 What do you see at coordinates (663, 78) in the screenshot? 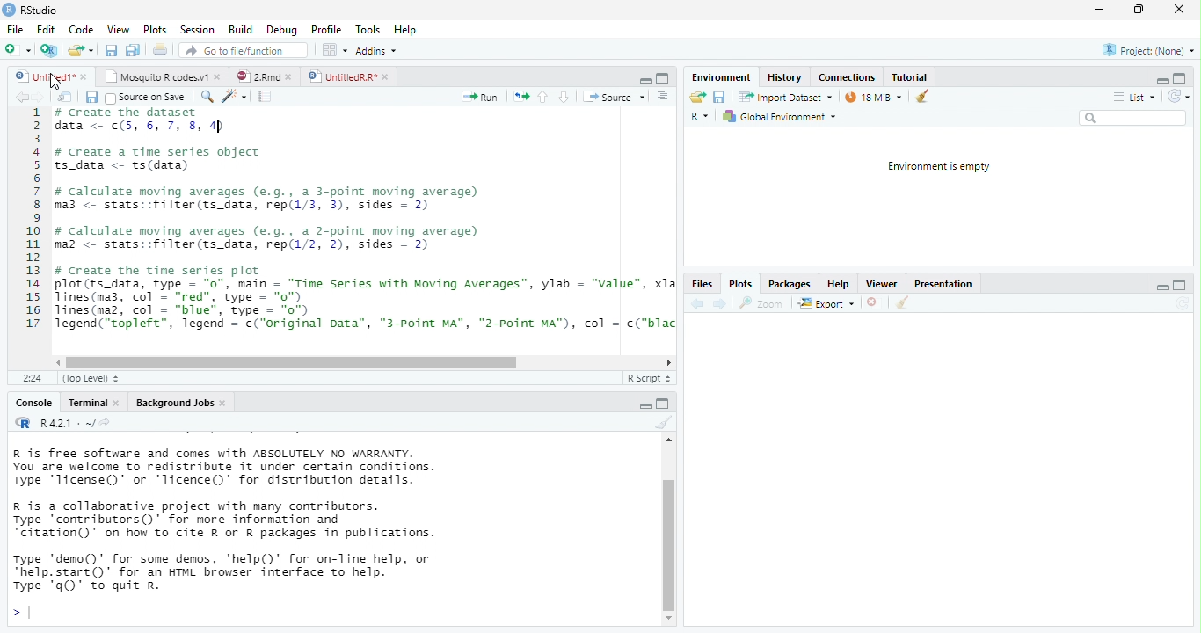
I see `maximize` at bounding box center [663, 78].